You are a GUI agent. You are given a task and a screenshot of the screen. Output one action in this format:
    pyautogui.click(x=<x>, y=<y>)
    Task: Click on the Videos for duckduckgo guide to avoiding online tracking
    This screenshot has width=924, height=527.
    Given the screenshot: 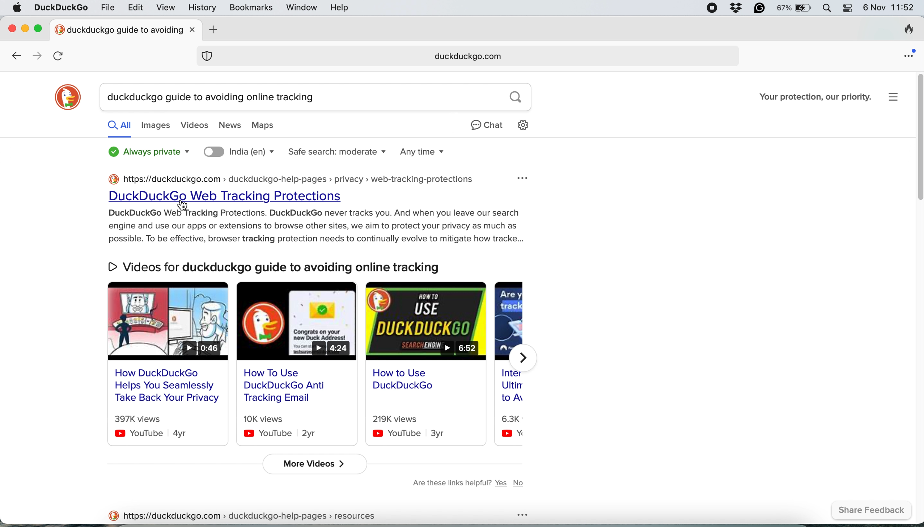 What is the action you would take?
    pyautogui.click(x=278, y=265)
    